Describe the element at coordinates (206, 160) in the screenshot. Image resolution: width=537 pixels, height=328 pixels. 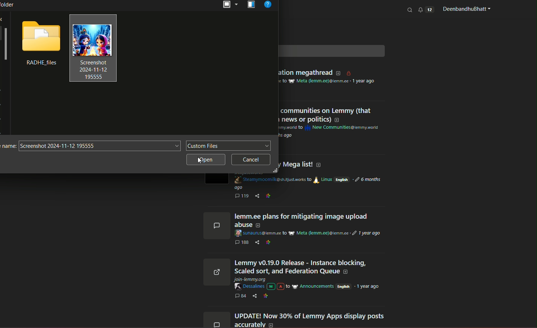
I see `open` at that location.